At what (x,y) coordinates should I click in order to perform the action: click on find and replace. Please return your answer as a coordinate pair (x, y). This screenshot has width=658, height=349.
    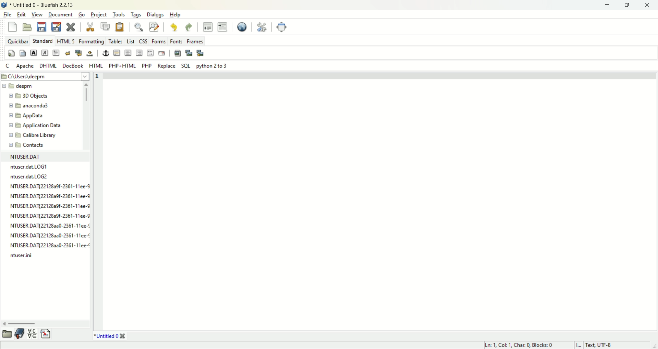
    Looking at the image, I should click on (154, 28).